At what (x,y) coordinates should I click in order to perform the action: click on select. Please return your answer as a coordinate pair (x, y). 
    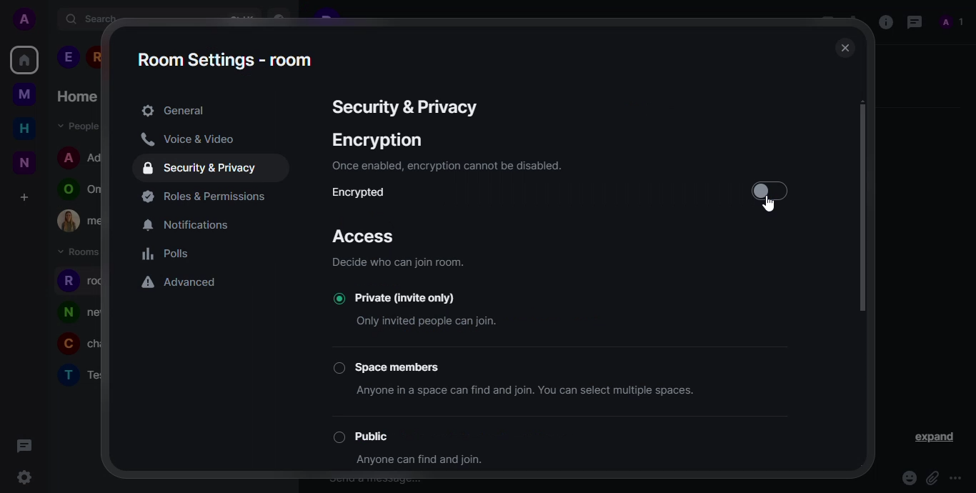
    Looking at the image, I should click on (337, 437).